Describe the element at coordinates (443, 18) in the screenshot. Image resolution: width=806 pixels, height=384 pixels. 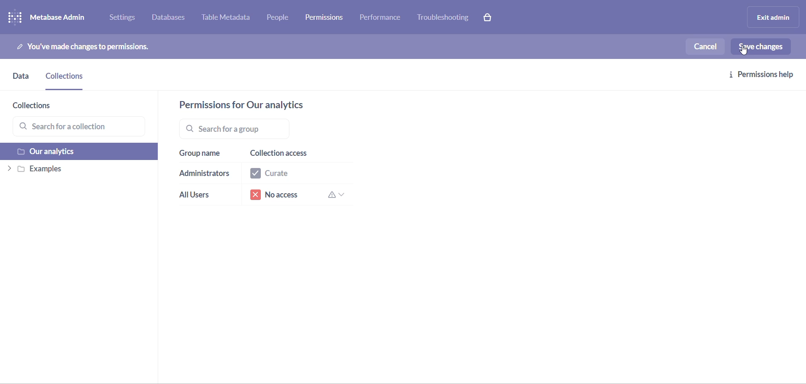
I see `troubleshooting` at that location.